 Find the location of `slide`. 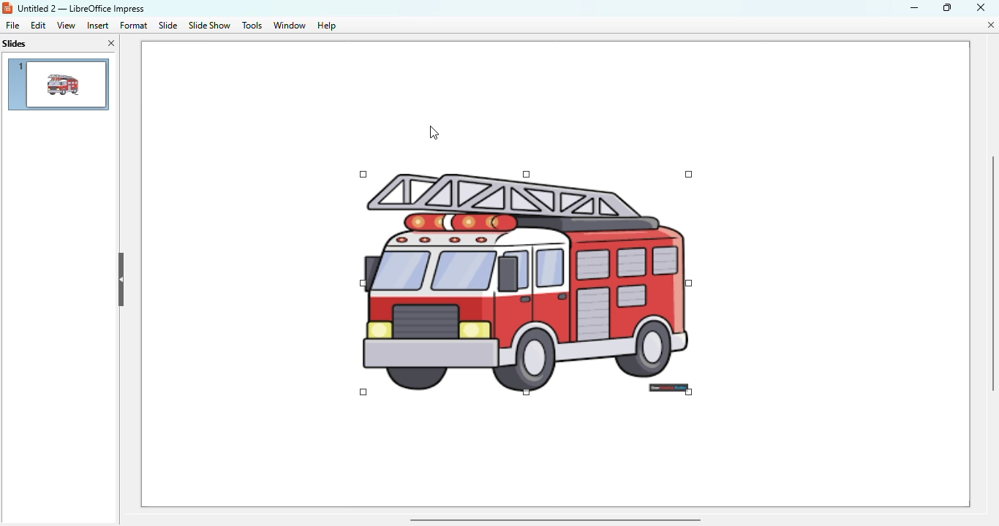

slide is located at coordinates (169, 26).